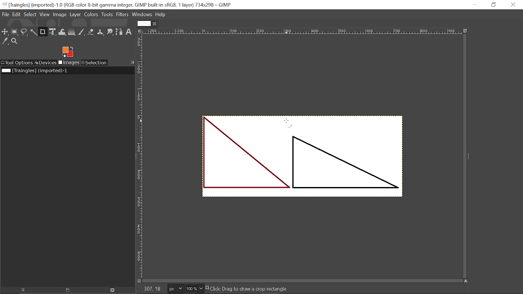 The width and height of the screenshot is (523, 294). Describe the element at coordinates (34, 33) in the screenshot. I see `Fuzzy select tool` at that location.